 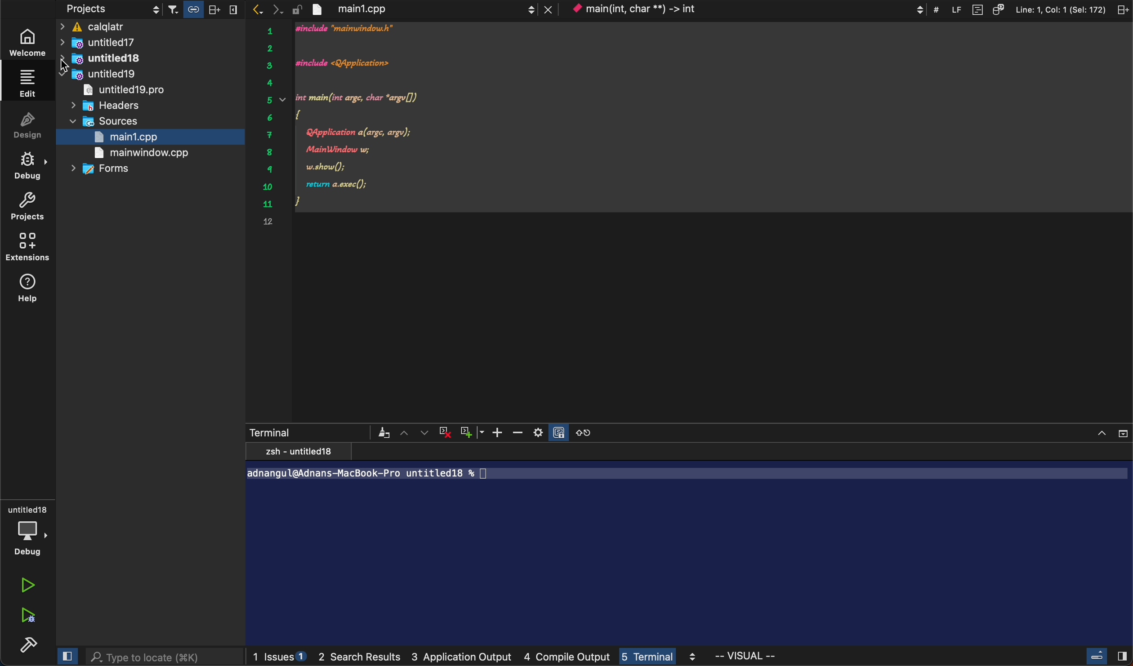 I want to click on close, so click(x=1093, y=432).